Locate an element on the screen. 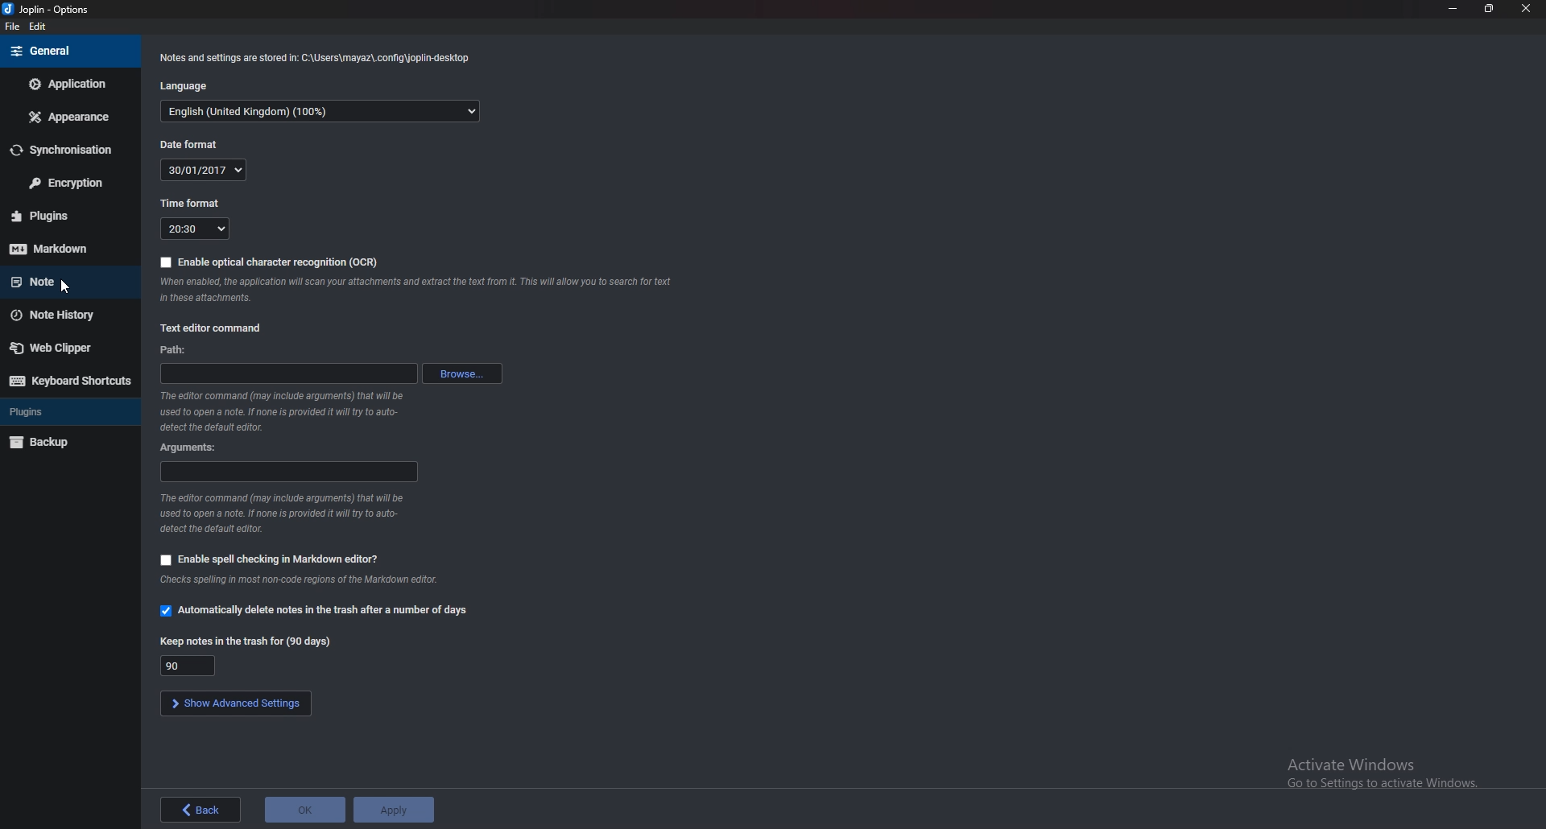 The height and width of the screenshot is (829, 1546). browse is located at coordinates (464, 373).